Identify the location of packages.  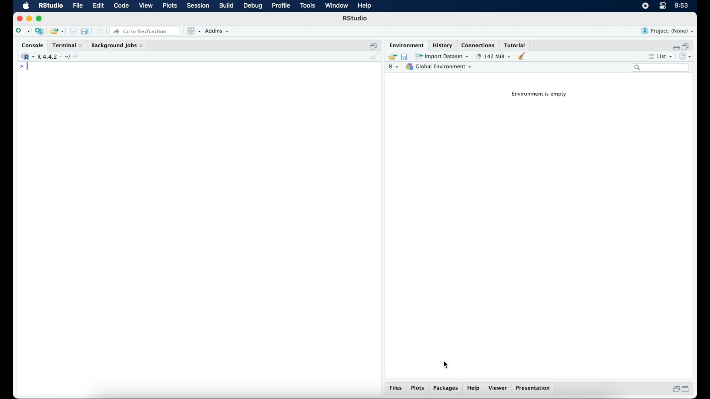
(446, 389).